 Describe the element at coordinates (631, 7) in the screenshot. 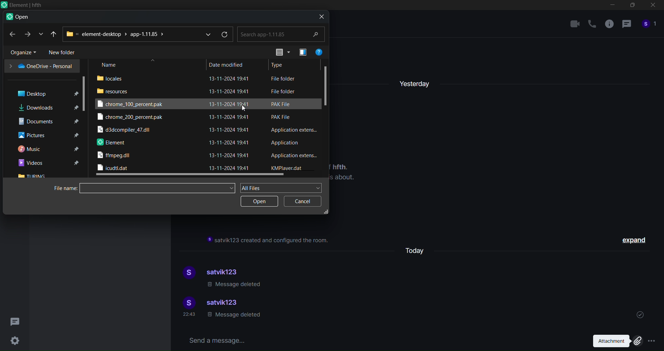

I see `maximize` at that location.